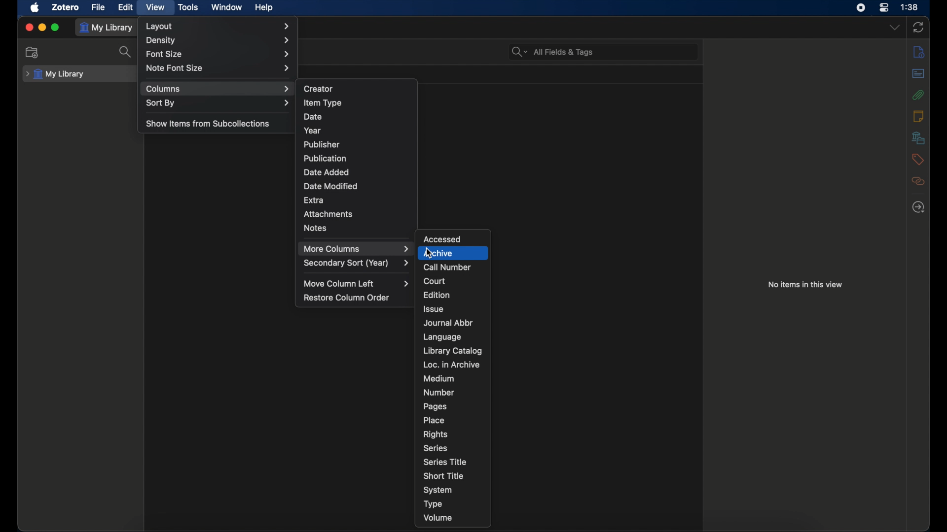 Image resolution: width=947 pixels, height=532 pixels. What do you see at coordinates (314, 117) in the screenshot?
I see `date` at bounding box center [314, 117].